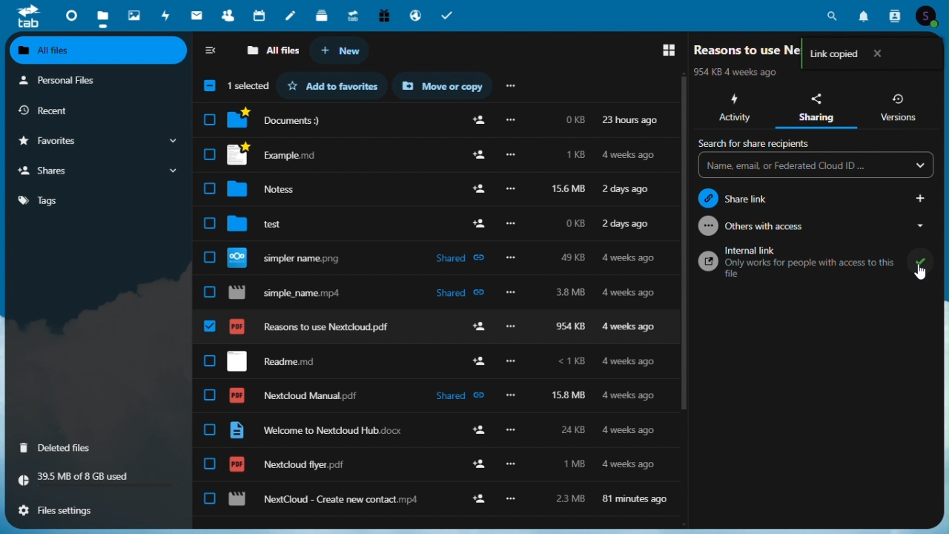 This screenshot has width=949, height=534. Describe the element at coordinates (208, 154) in the screenshot. I see `` at that location.